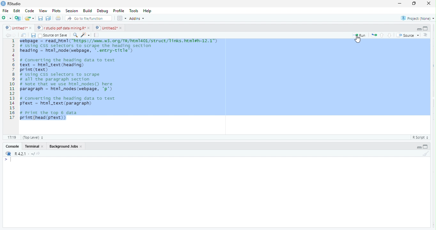 The width and height of the screenshot is (436, 230). What do you see at coordinates (44, 147) in the screenshot?
I see `close` at bounding box center [44, 147].